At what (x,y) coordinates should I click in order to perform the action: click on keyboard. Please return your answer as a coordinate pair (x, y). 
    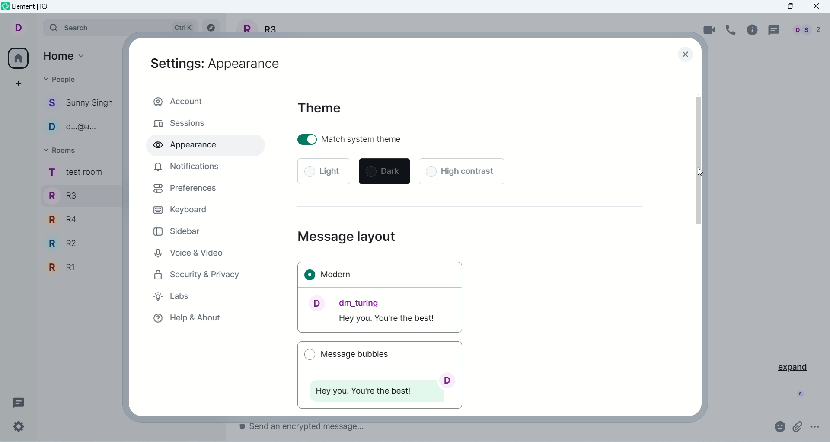
    Looking at the image, I should click on (179, 209).